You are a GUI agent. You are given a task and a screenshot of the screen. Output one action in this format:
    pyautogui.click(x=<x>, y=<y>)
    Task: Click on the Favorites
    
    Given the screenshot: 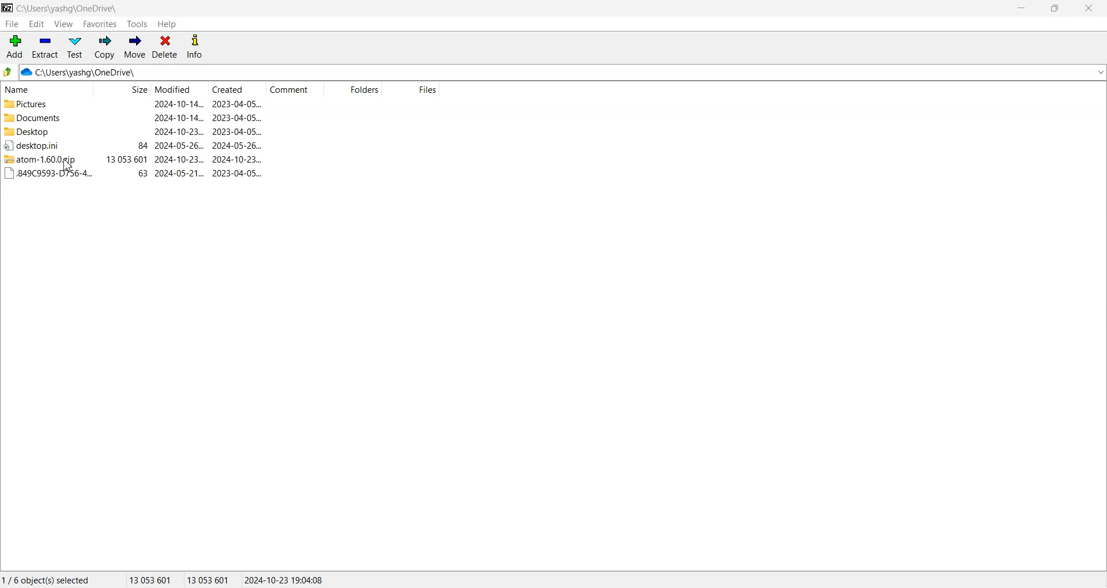 What is the action you would take?
    pyautogui.click(x=100, y=24)
    